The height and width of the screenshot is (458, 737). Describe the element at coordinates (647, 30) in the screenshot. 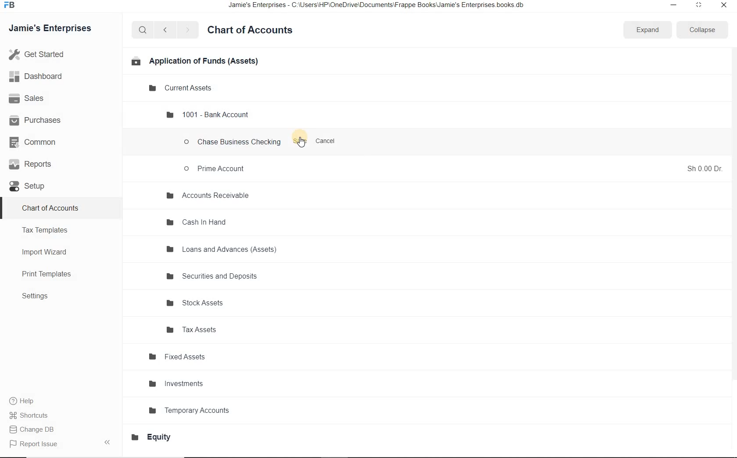

I see `expand` at that location.